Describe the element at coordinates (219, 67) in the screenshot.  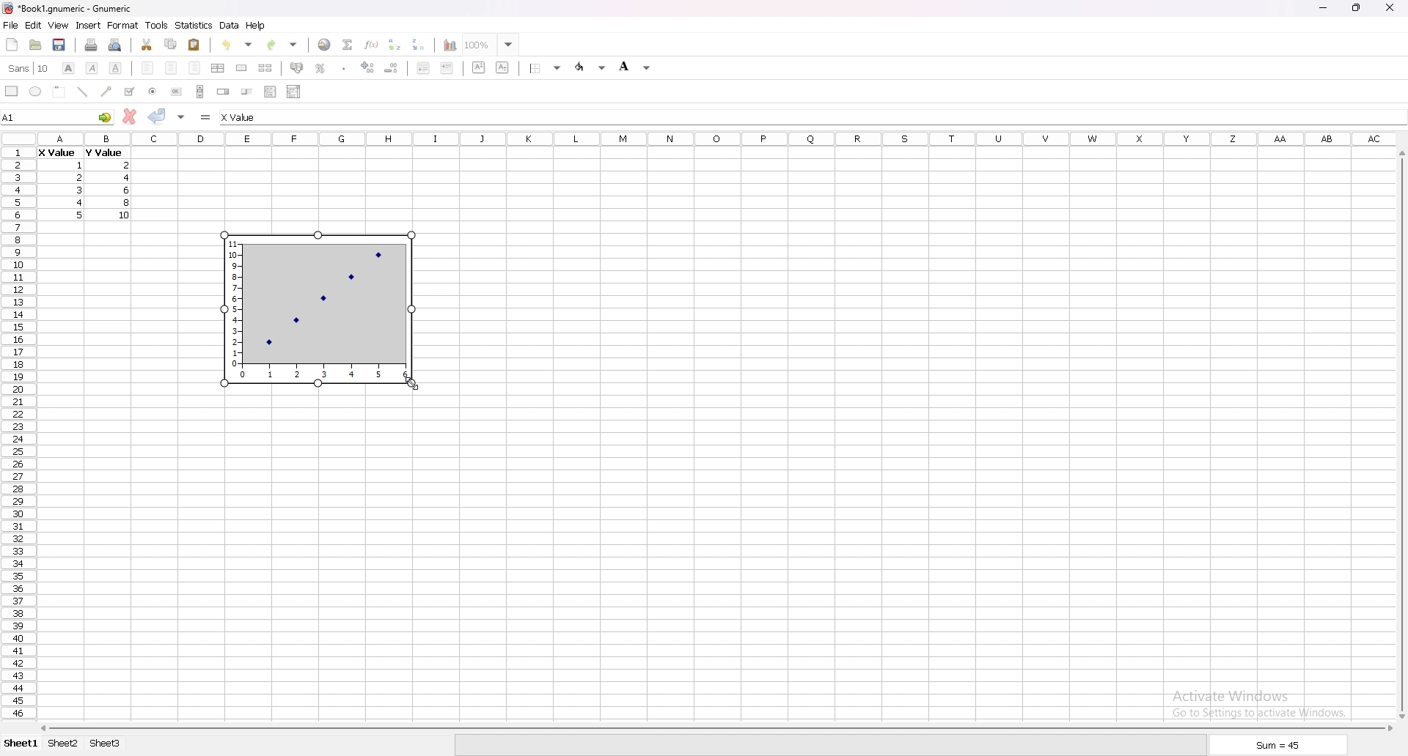
I see `centre horizontally` at that location.